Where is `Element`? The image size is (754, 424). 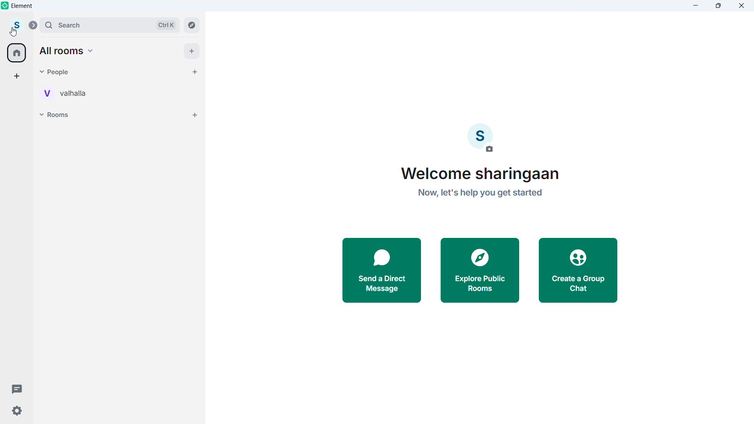 Element is located at coordinates (22, 6).